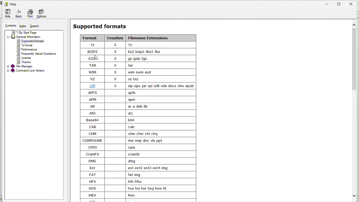 The width and height of the screenshot is (359, 202). I want to click on supported formats, so click(32, 42).